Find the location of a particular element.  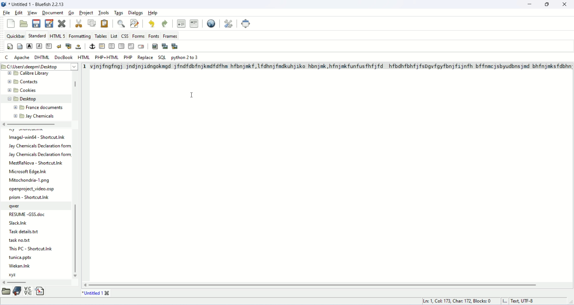

show find bar is located at coordinates (121, 24).